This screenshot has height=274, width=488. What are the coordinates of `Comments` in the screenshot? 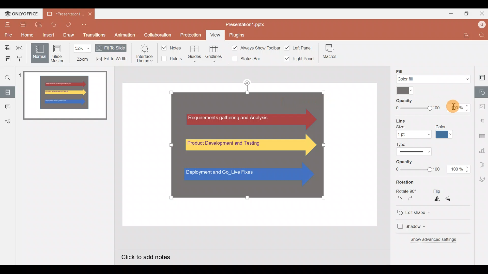 It's located at (8, 106).